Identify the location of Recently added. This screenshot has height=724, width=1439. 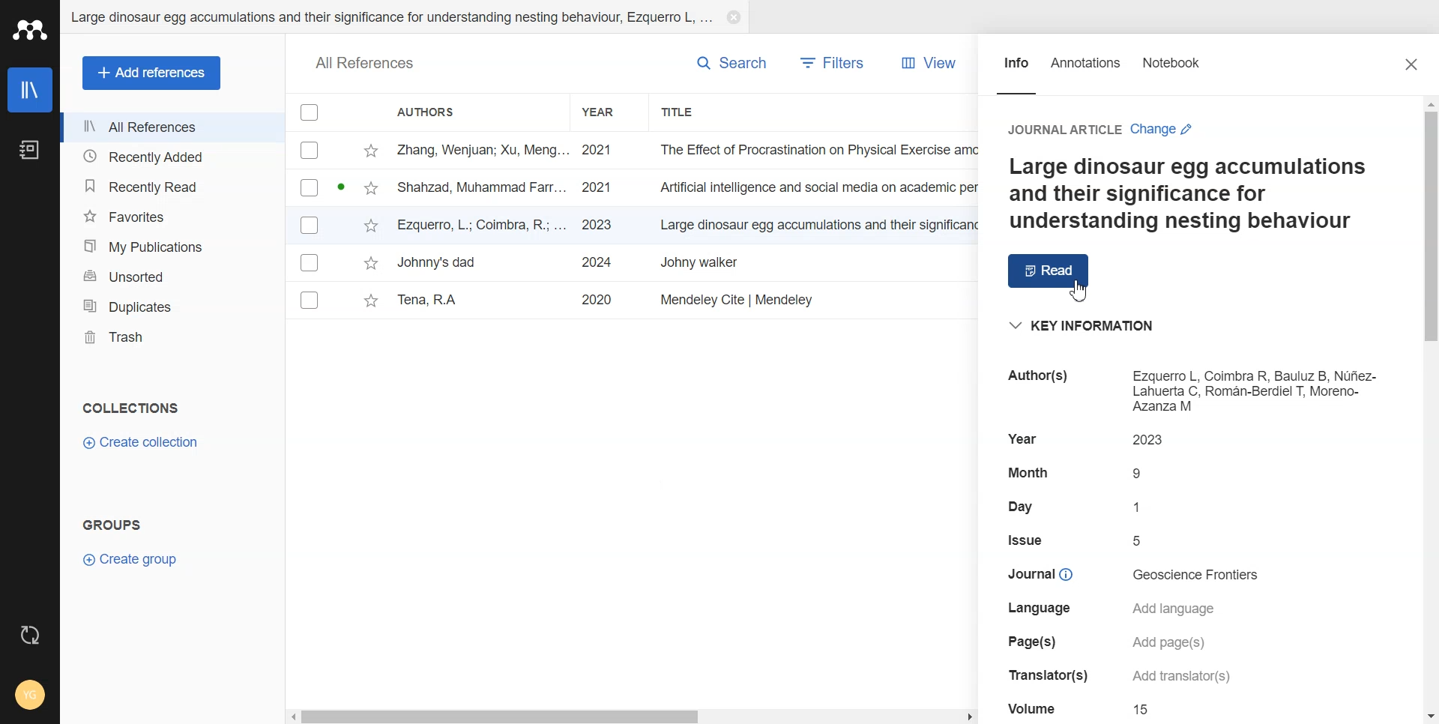
(171, 157).